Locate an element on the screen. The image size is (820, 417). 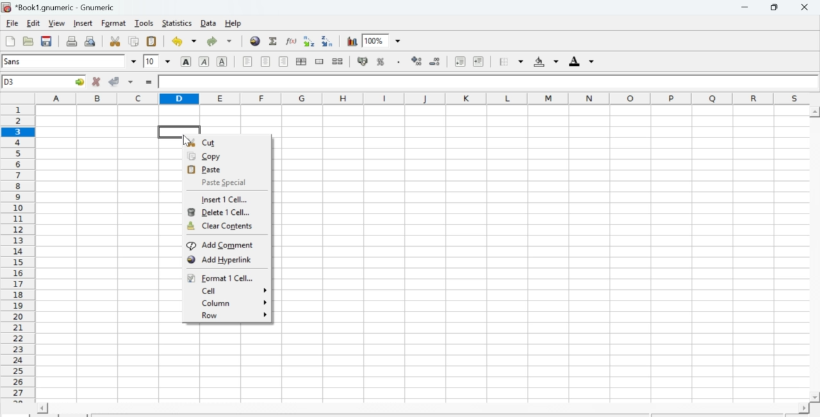
Tools is located at coordinates (145, 24).